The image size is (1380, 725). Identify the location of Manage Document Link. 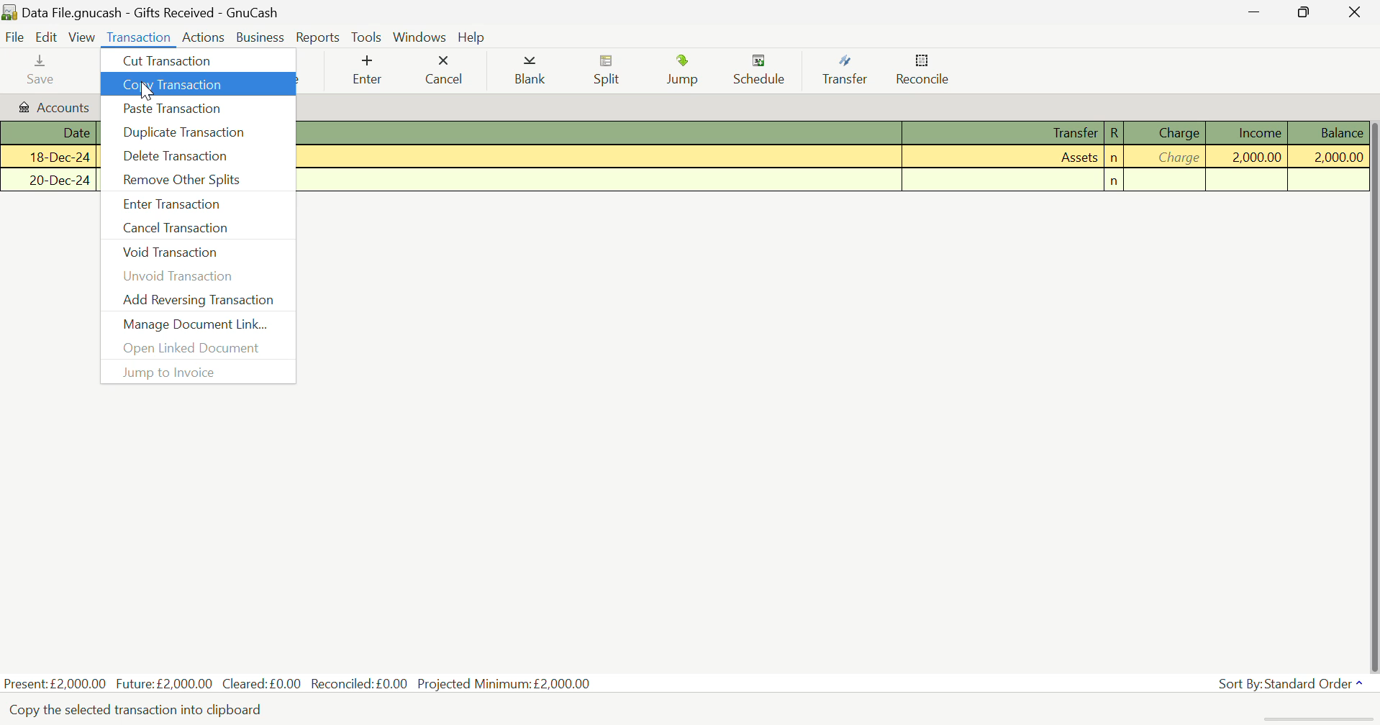
(194, 323).